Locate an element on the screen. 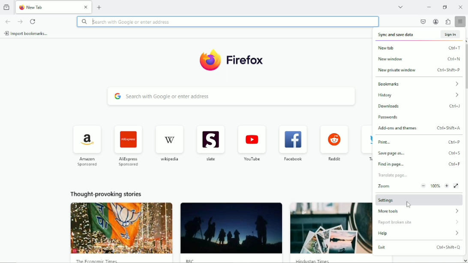 The height and width of the screenshot is (263, 468). Search with google or enter address is located at coordinates (228, 21).